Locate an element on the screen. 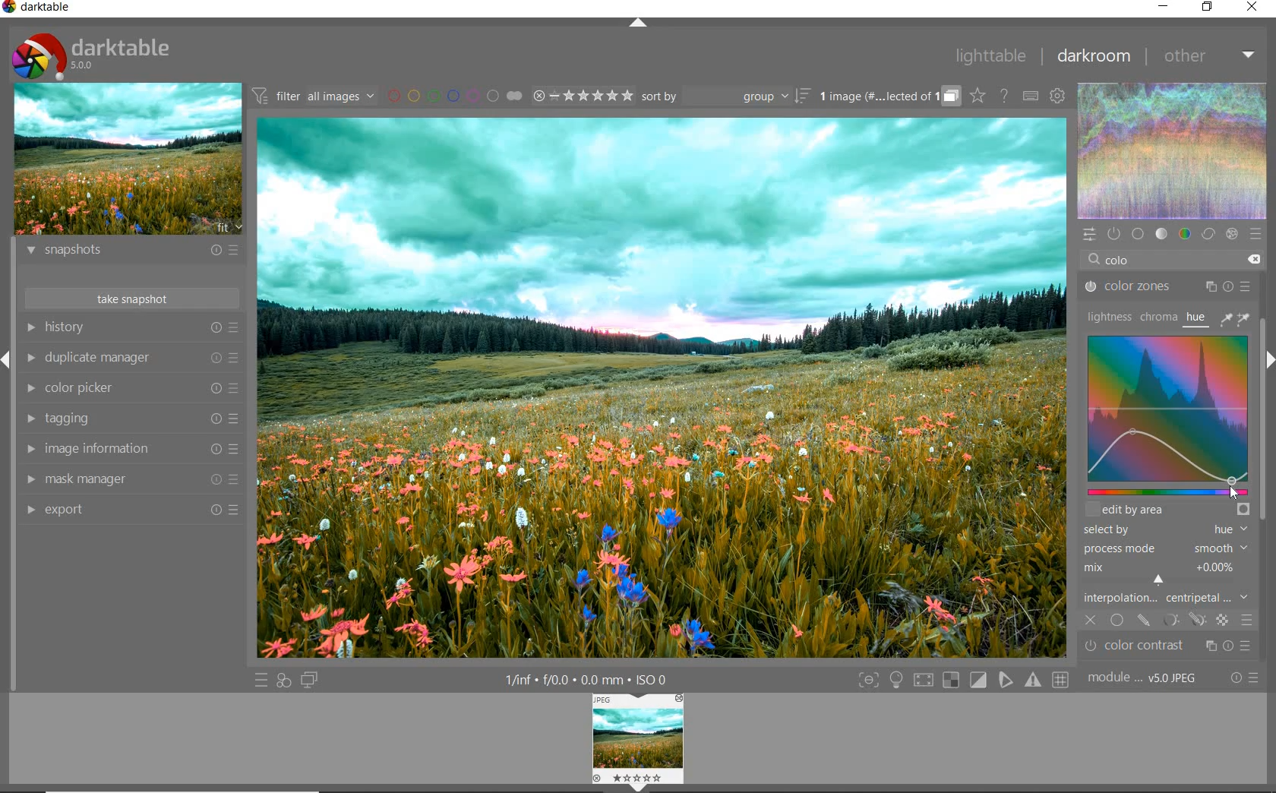 This screenshot has width=1276, height=793. take snapshots is located at coordinates (130, 298).